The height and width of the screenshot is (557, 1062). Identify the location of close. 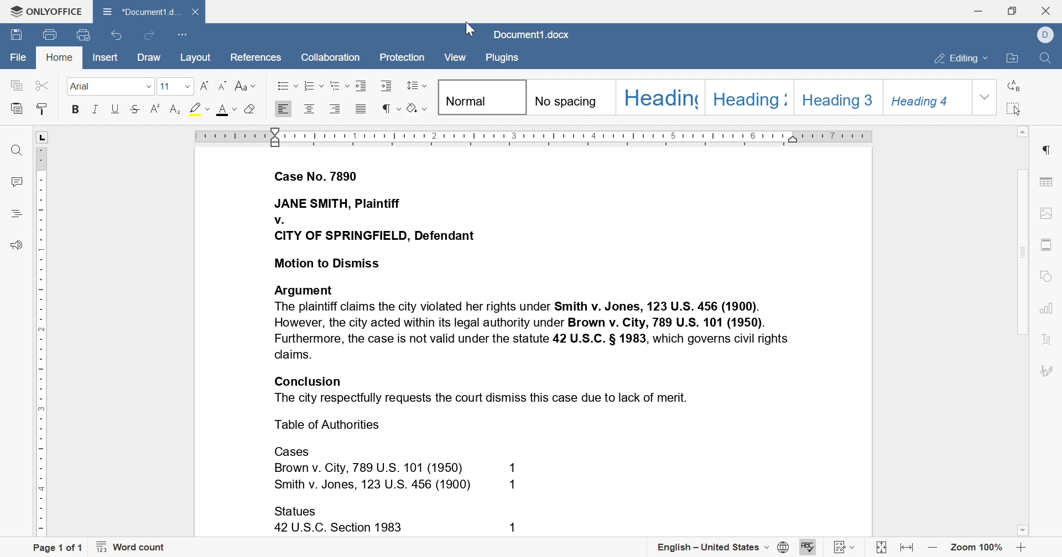
(196, 12).